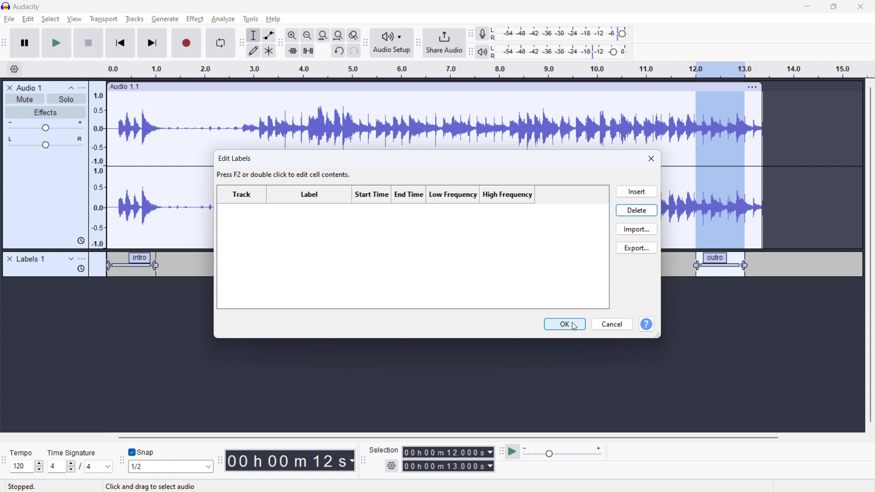 The height and width of the screenshot is (492, 875). What do you see at coordinates (27, 486) in the screenshot?
I see `stopped.` at bounding box center [27, 486].